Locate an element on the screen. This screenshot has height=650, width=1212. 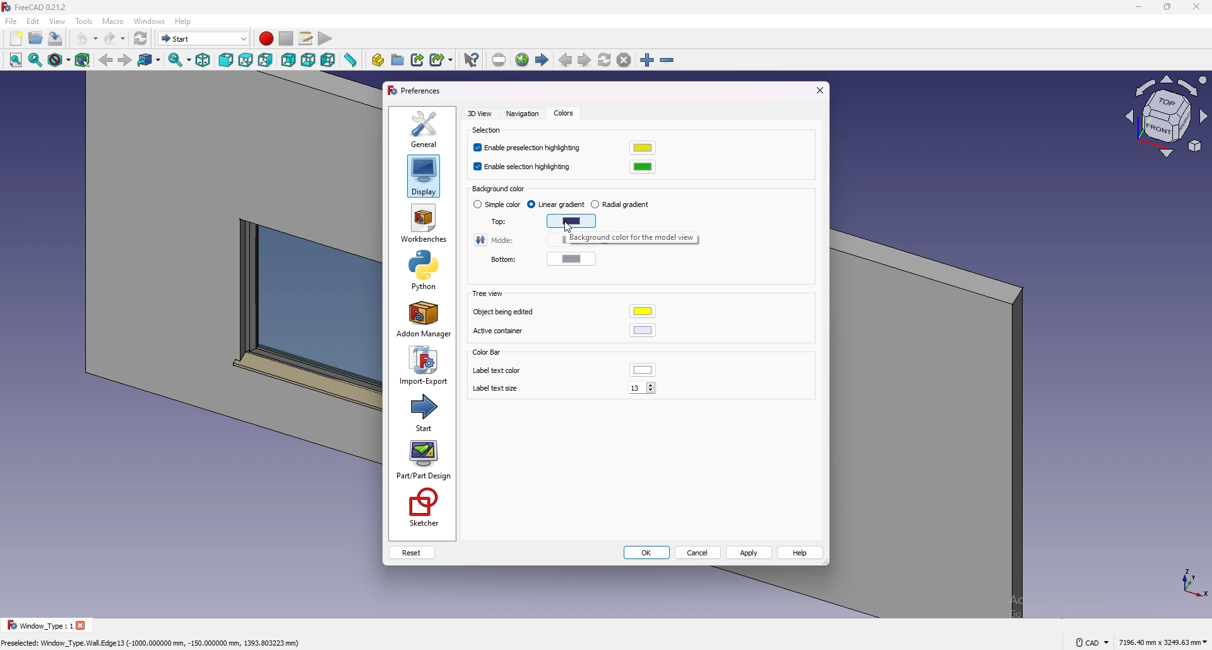
rear is located at coordinates (288, 61).